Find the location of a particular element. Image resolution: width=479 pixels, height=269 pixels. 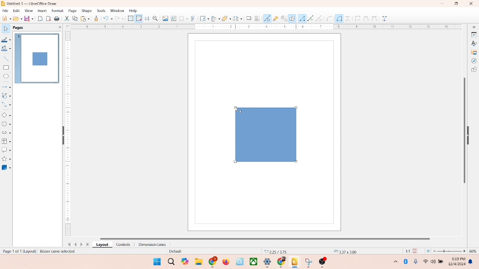

arrange is located at coordinates (224, 18).